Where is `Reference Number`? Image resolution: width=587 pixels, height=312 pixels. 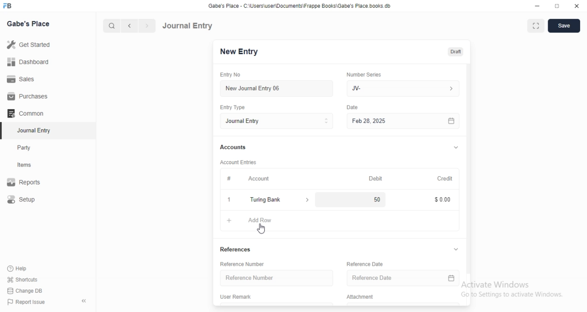 Reference Number is located at coordinates (274, 278).